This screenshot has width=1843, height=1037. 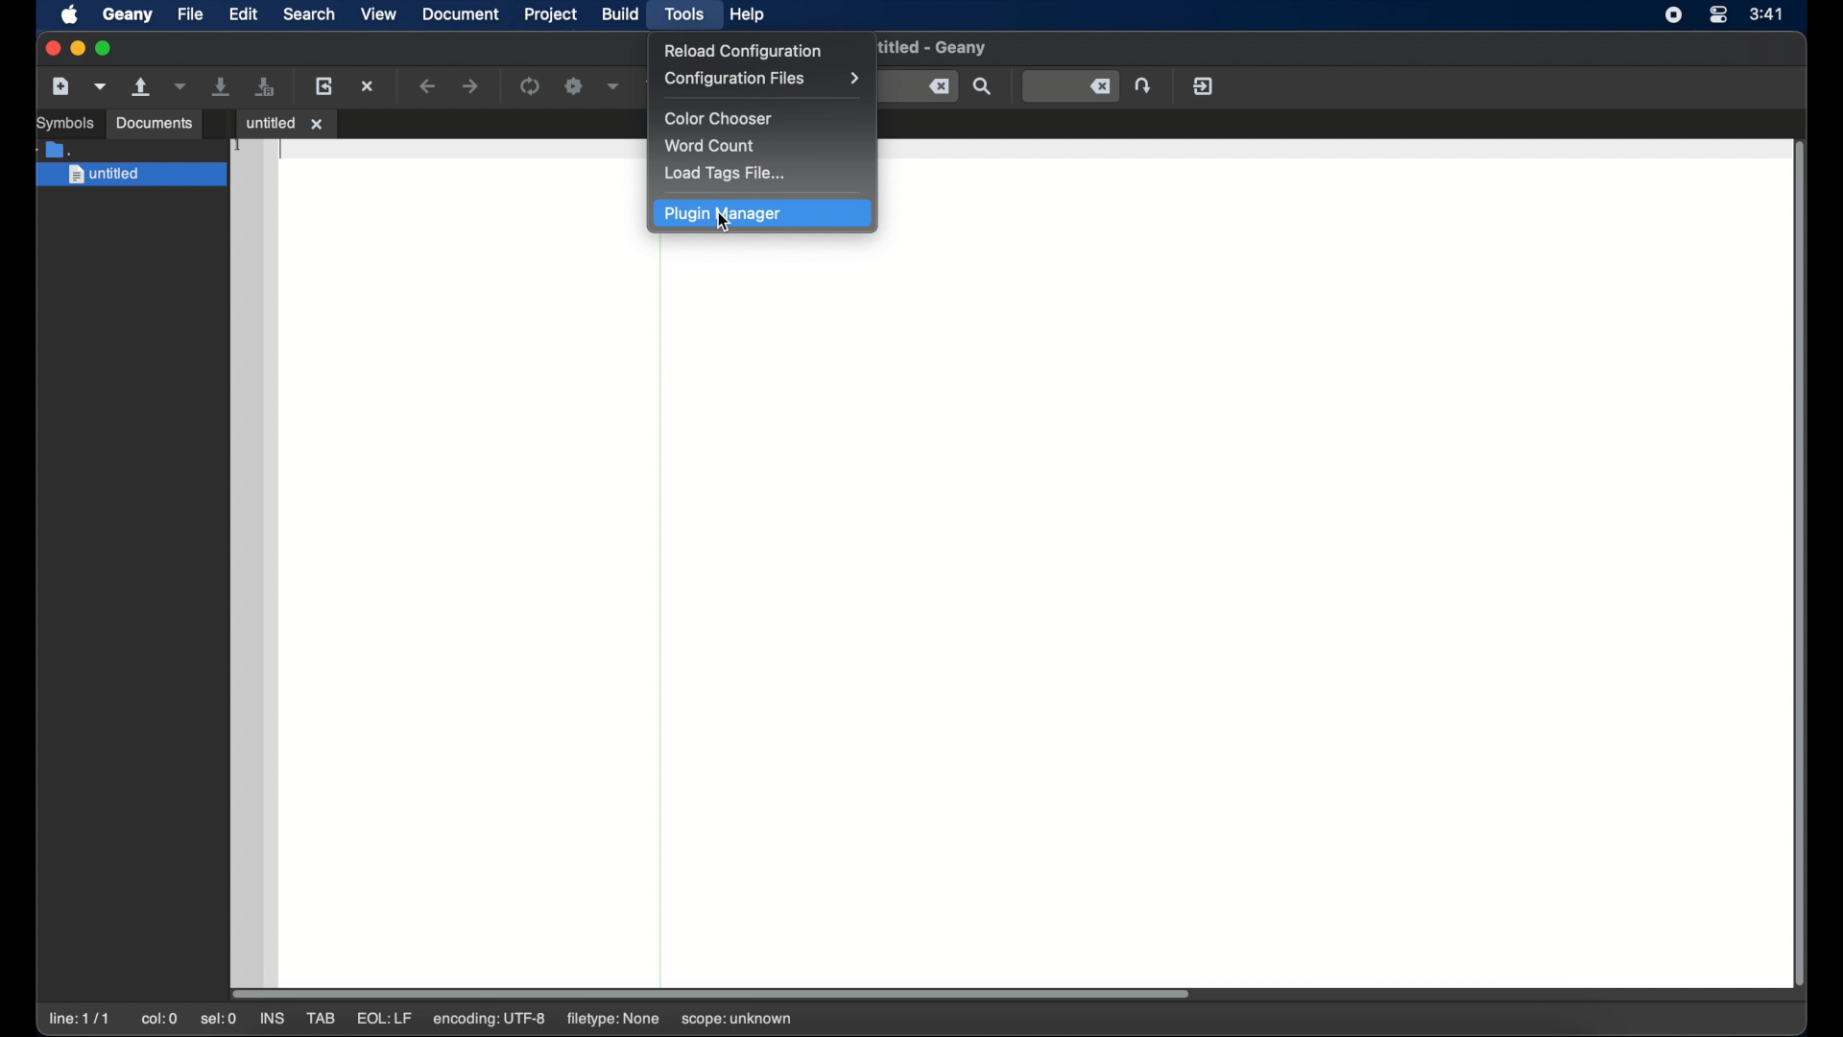 I want to click on folder, so click(x=55, y=149).